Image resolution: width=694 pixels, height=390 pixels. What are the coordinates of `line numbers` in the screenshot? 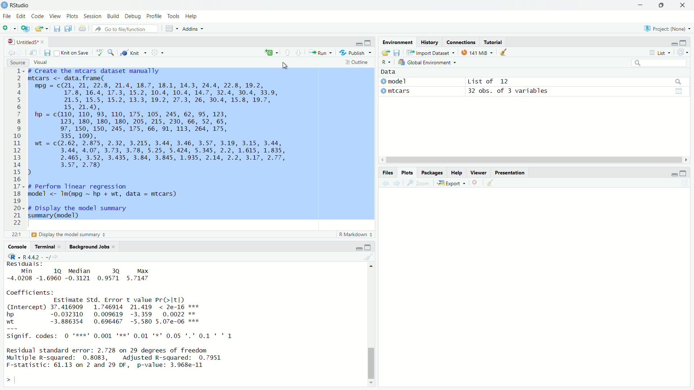 It's located at (18, 147).